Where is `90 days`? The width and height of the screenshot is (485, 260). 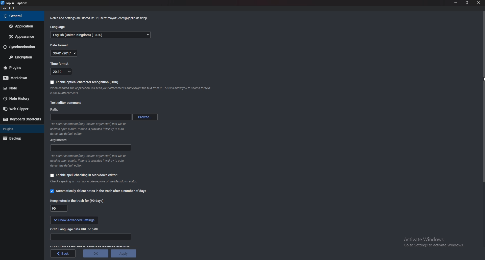 90 days is located at coordinates (59, 208).